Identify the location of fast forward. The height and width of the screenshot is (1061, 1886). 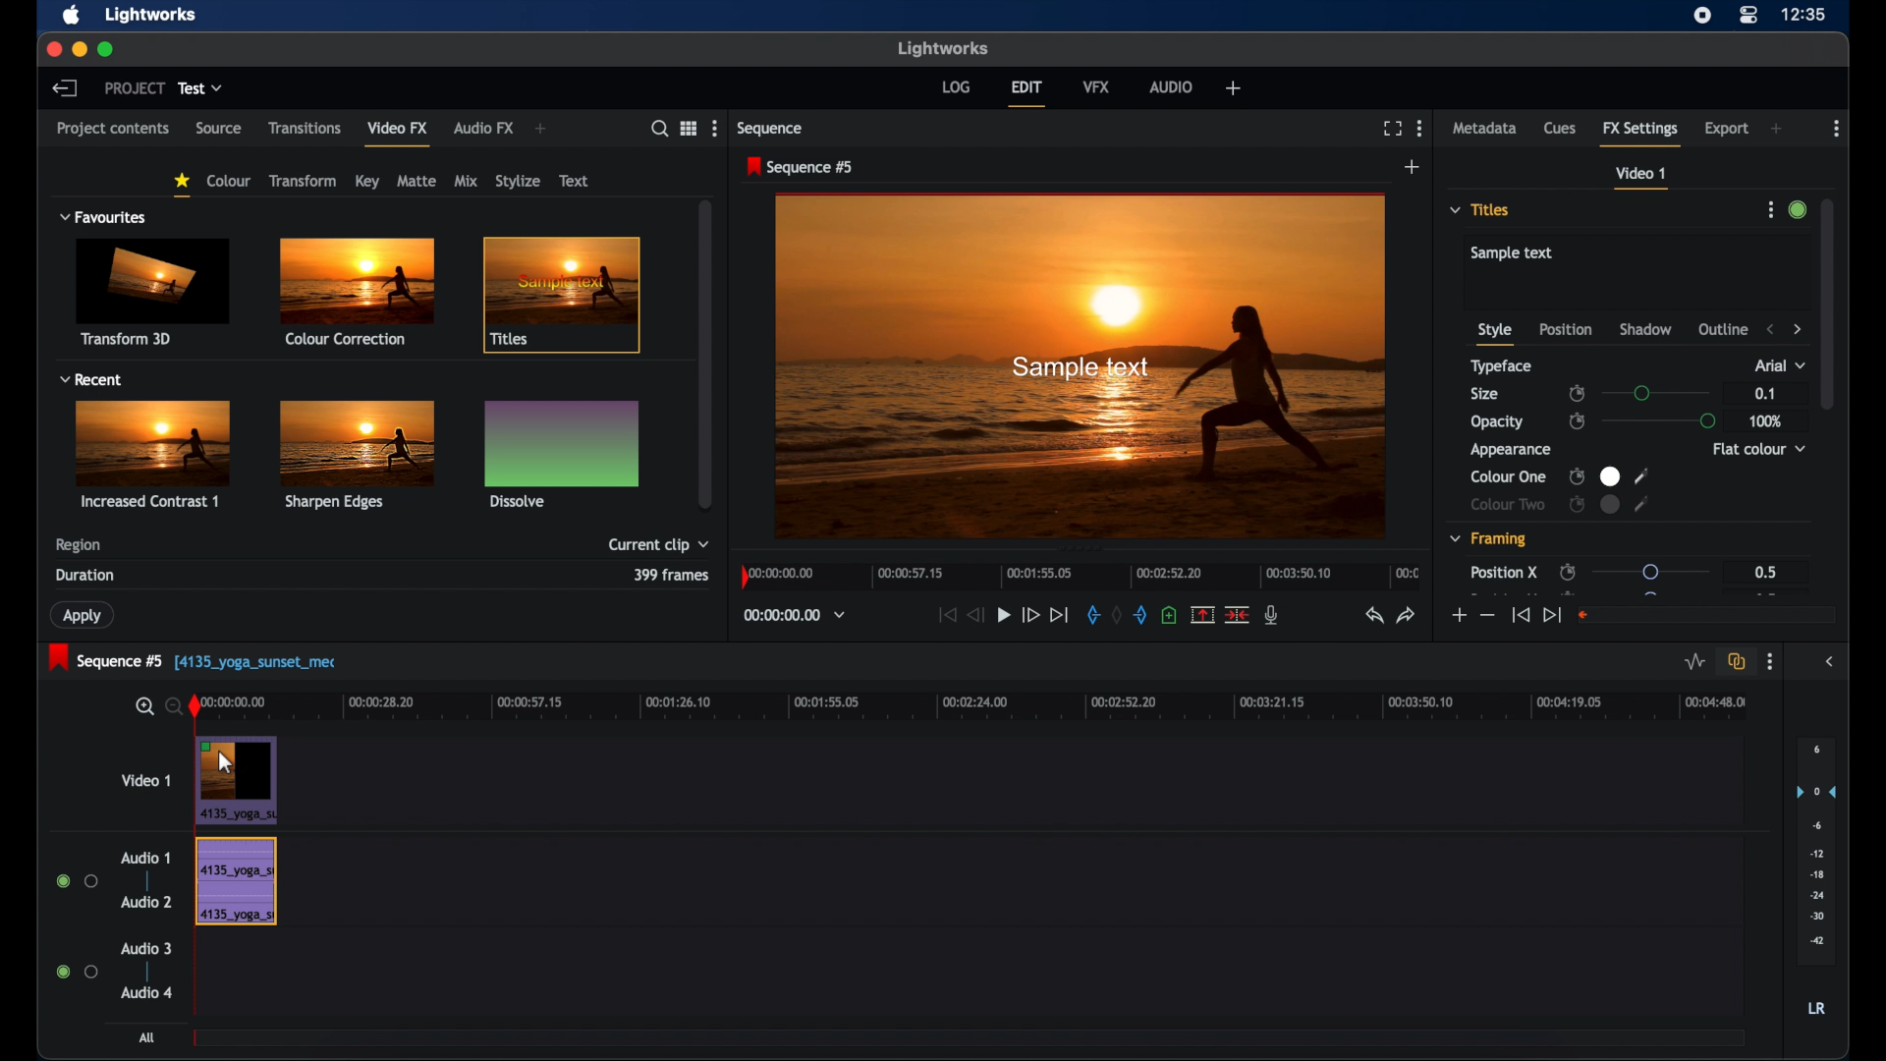
(1030, 614).